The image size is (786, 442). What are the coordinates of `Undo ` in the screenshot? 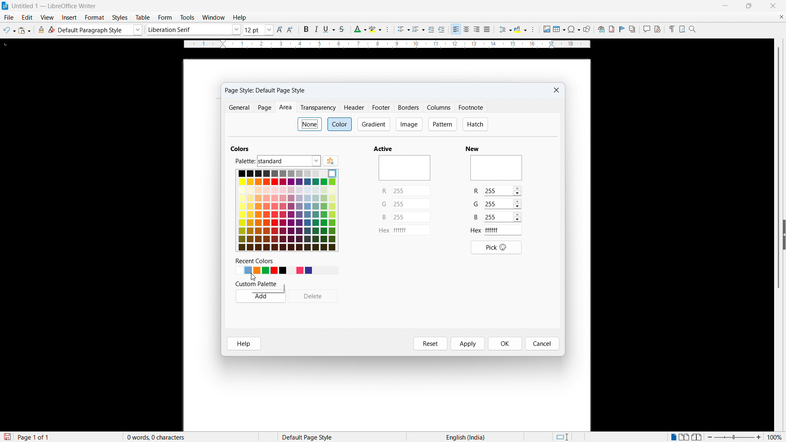 It's located at (9, 30).